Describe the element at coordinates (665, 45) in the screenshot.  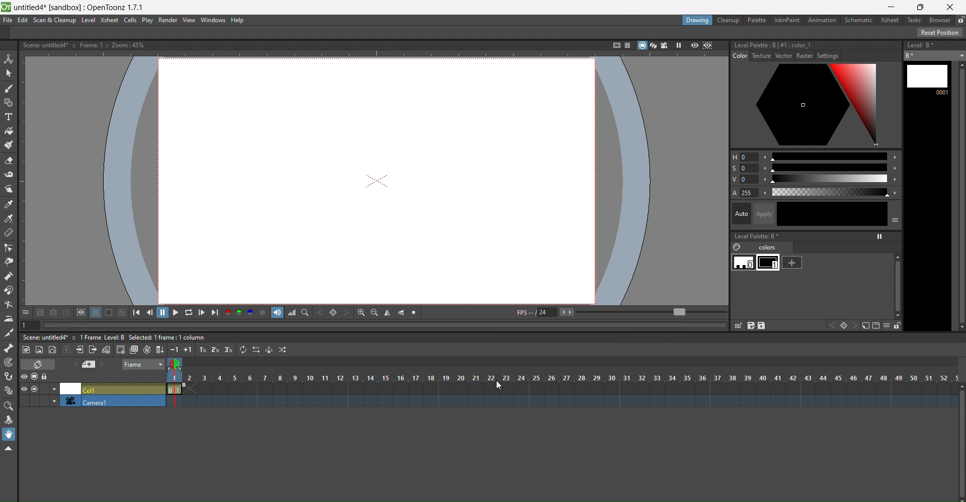
I see `camera view` at that location.